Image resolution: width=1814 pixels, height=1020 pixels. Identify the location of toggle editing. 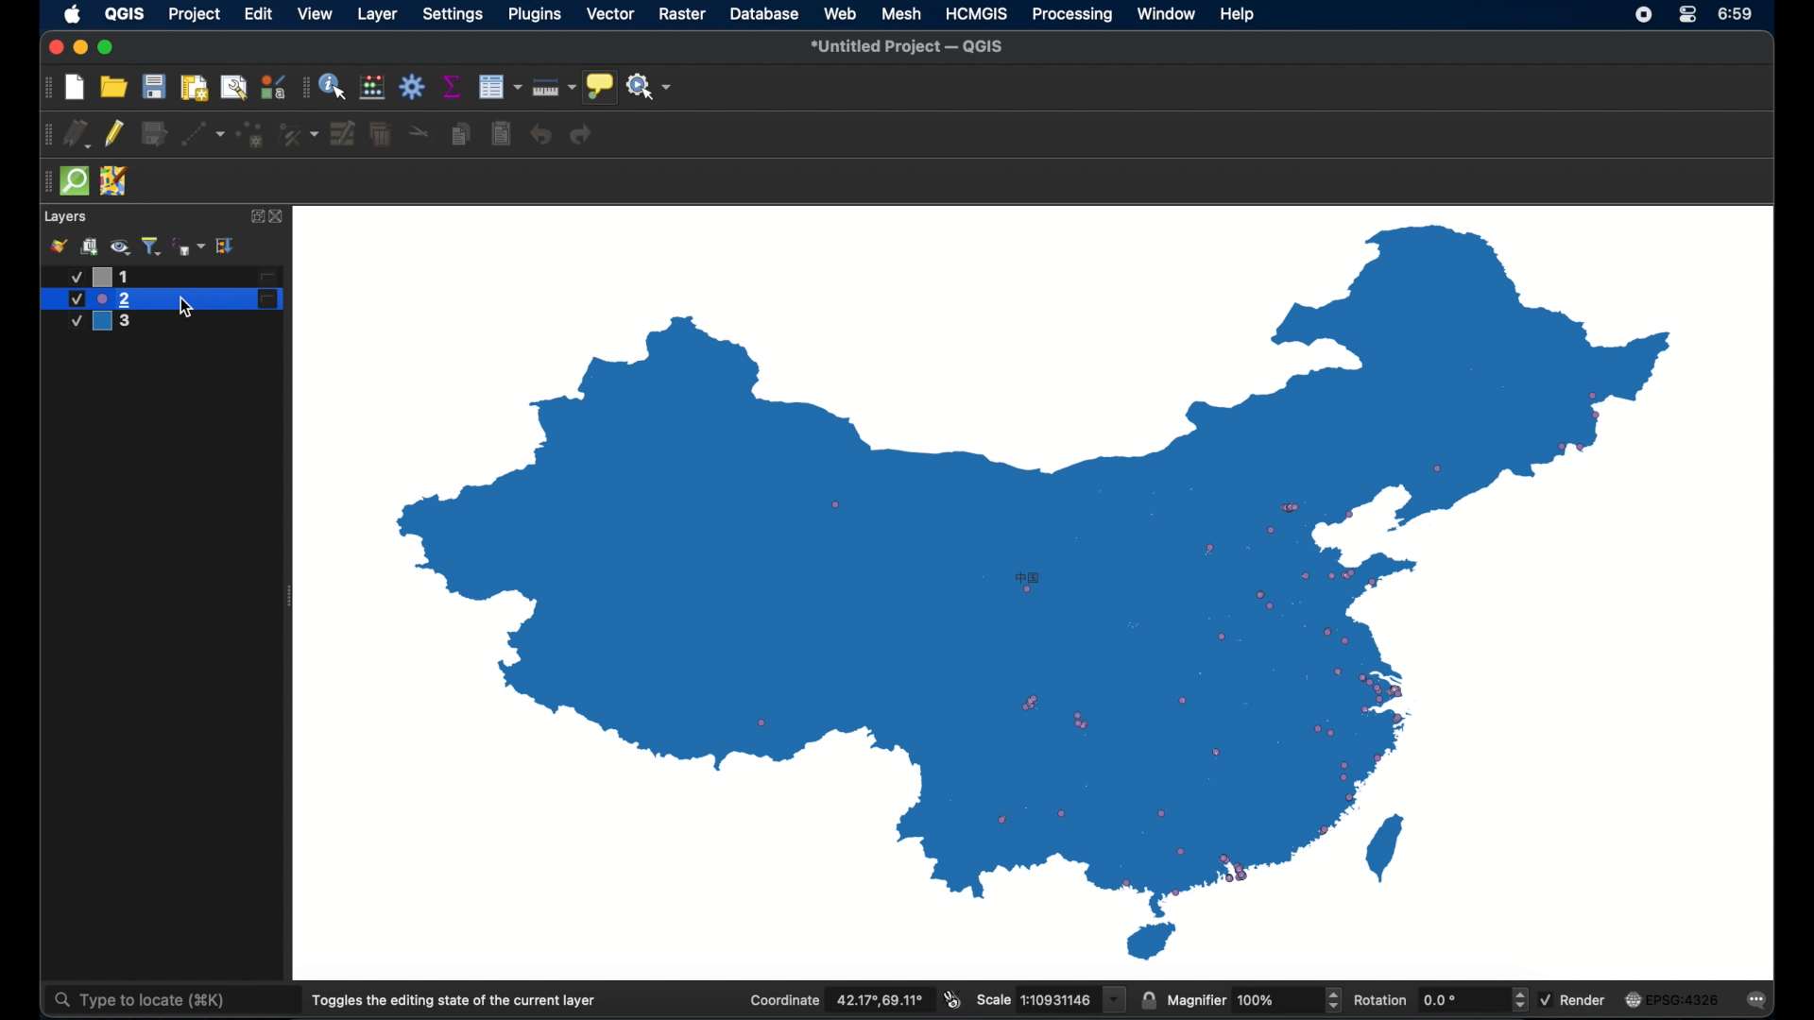
(113, 134).